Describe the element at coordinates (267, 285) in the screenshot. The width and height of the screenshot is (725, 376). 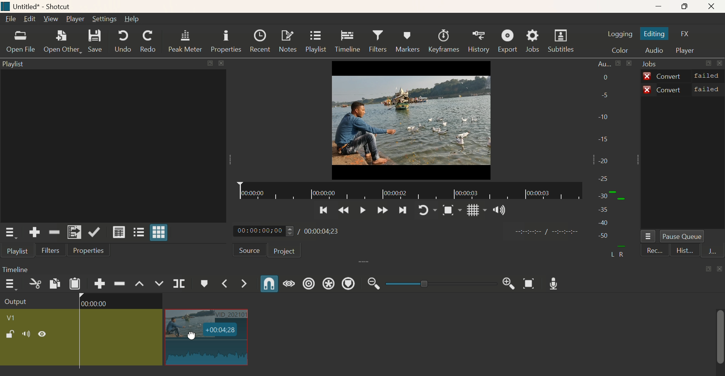
I see `Snap` at that location.